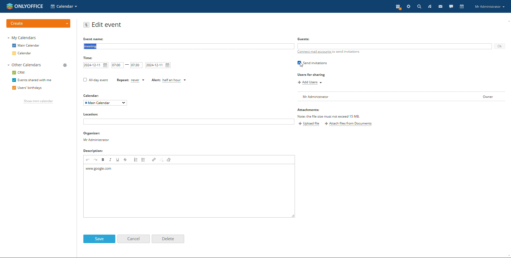 The height and width of the screenshot is (258, 511). Describe the element at coordinates (500, 47) in the screenshot. I see `ok` at that location.